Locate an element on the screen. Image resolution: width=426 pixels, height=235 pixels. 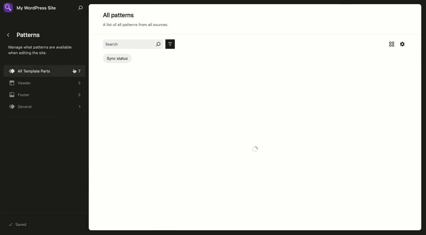
Grid is located at coordinates (392, 44).